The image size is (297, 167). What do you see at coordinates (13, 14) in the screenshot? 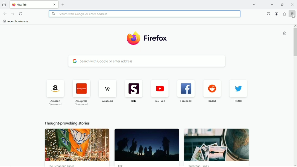
I see `Go forward` at bounding box center [13, 14].